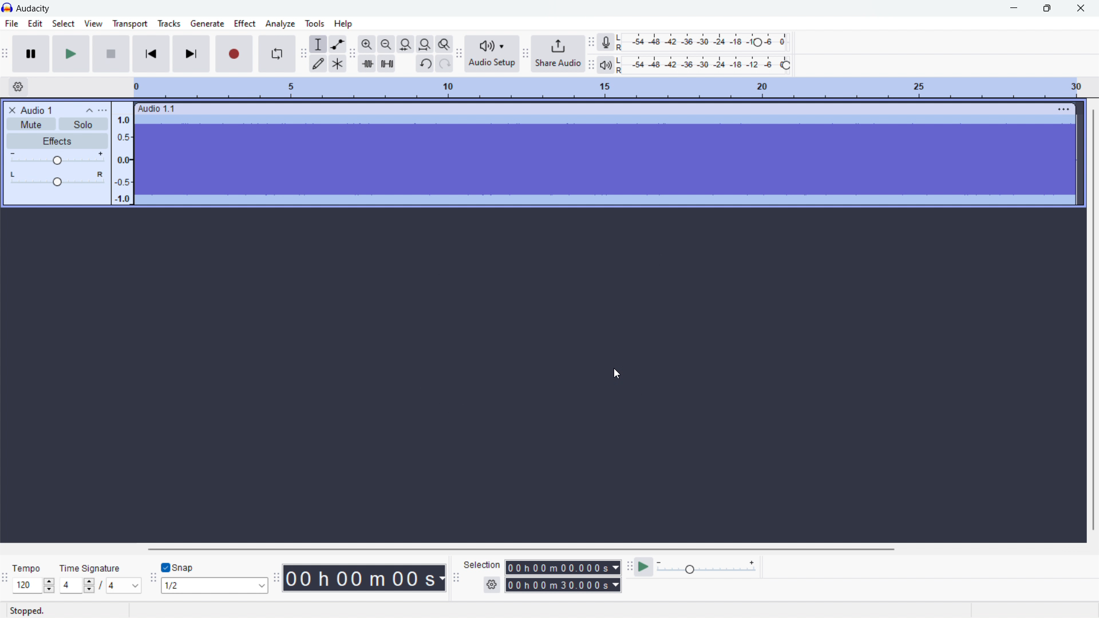 Image resolution: width=1099 pixels, height=618 pixels. What do you see at coordinates (276, 53) in the screenshot?
I see `enable loop` at bounding box center [276, 53].